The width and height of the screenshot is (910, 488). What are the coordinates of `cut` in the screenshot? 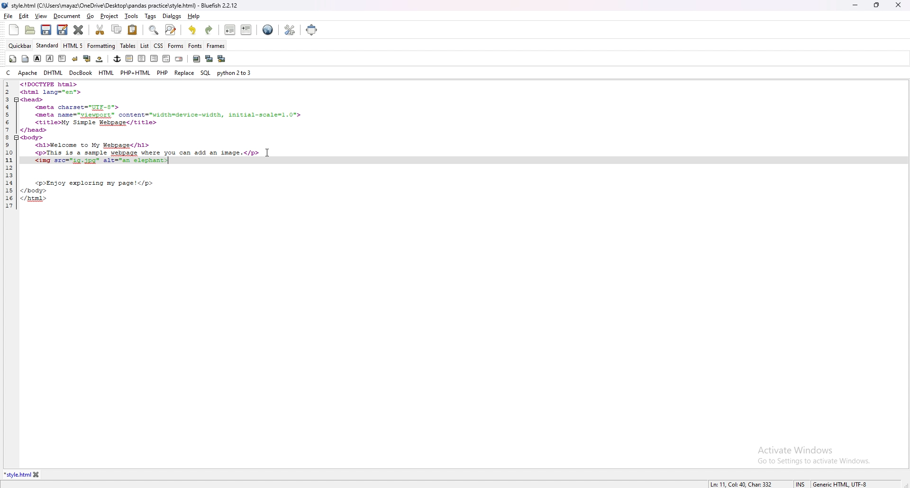 It's located at (99, 30).